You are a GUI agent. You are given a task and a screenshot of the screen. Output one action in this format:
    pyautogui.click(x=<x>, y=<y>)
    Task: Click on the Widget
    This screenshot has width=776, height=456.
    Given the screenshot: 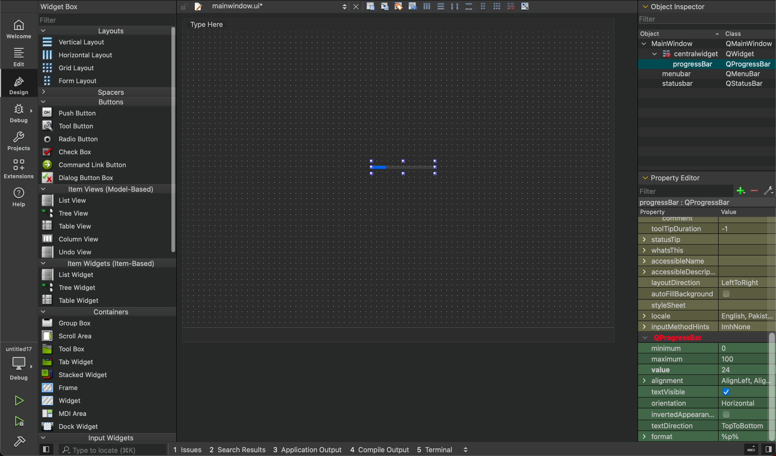 What is the action you would take?
    pyautogui.click(x=63, y=400)
    